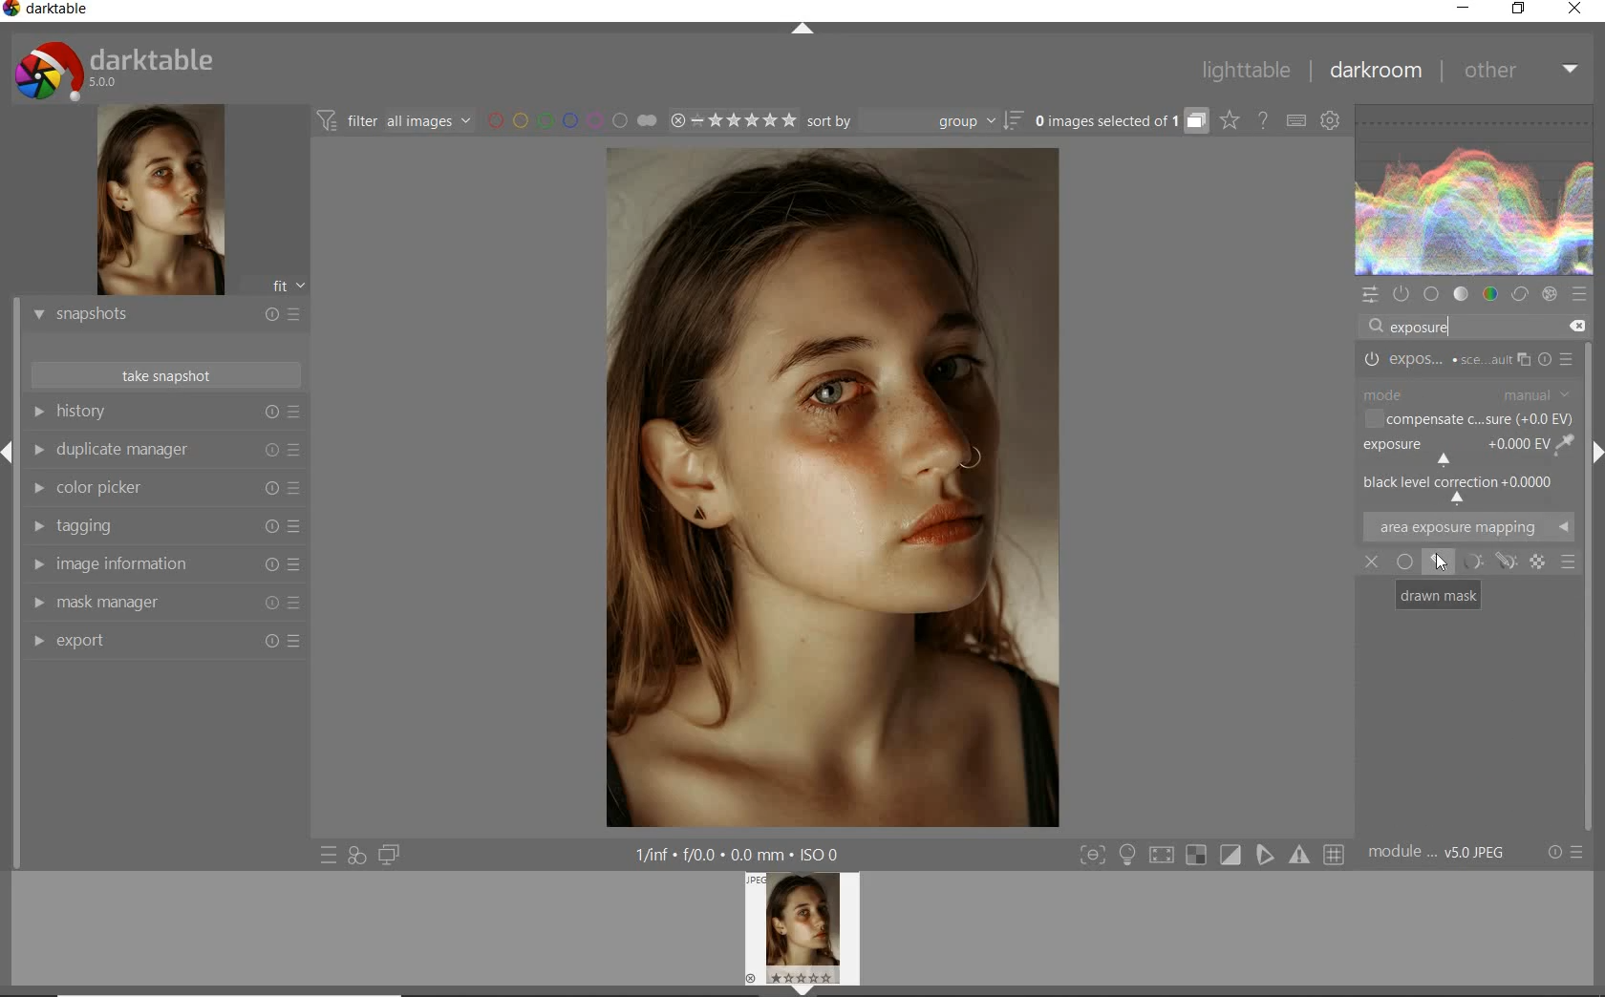 The width and height of the screenshot is (1605, 997). Describe the element at coordinates (805, 934) in the screenshot. I see `image preview` at that location.